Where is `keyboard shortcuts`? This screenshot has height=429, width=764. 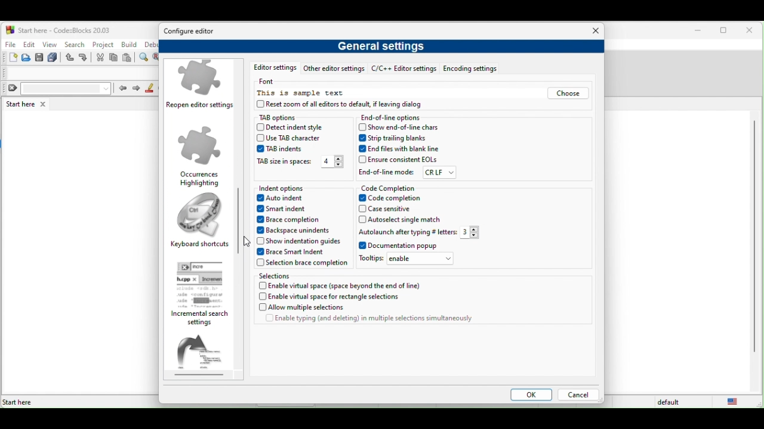
keyboard shortcuts is located at coordinates (200, 222).